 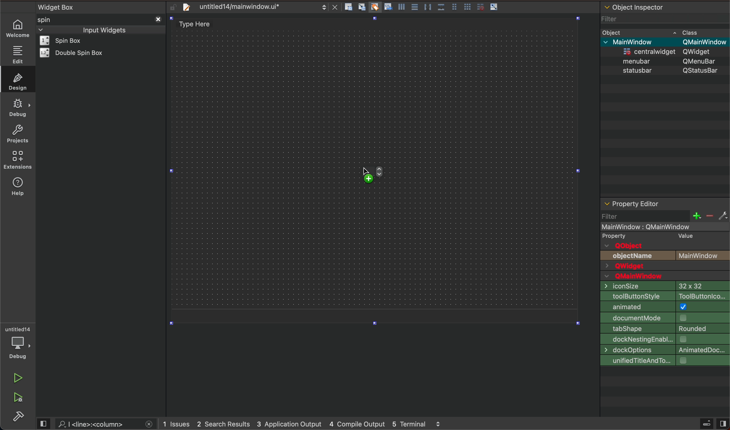 I want to click on text, so click(x=626, y=246).